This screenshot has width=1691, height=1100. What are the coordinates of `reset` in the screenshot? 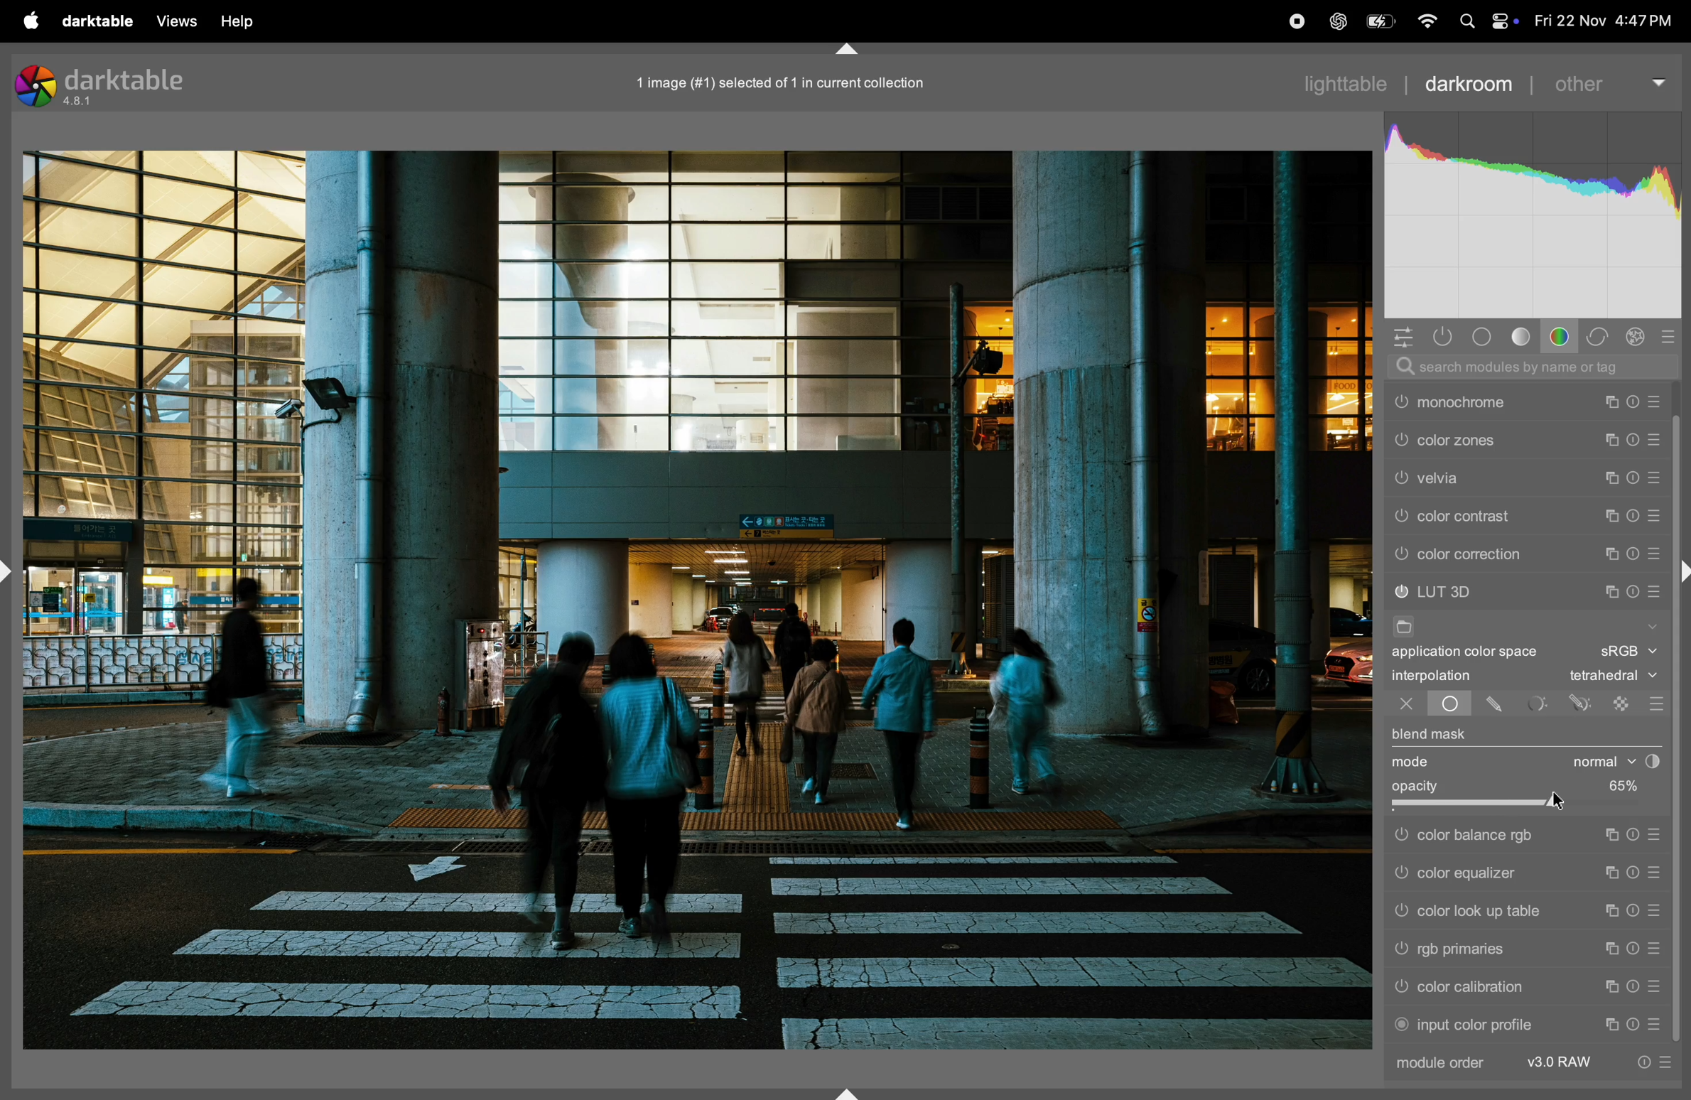 It's located at (1633, 397).